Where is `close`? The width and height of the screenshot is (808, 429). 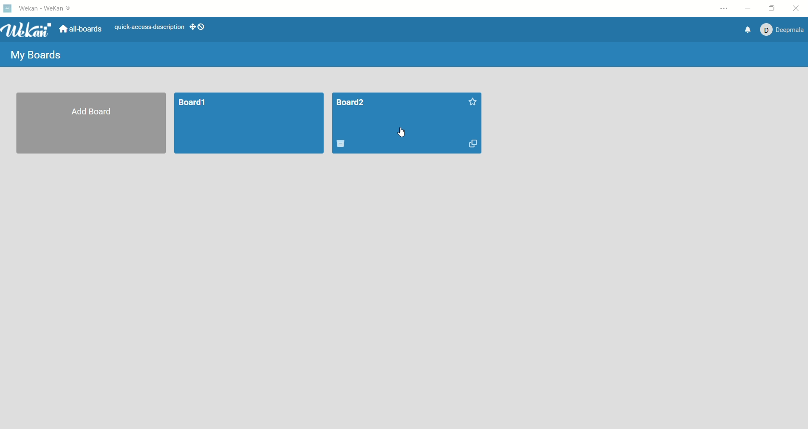 close is located at coordinates (798, 9).